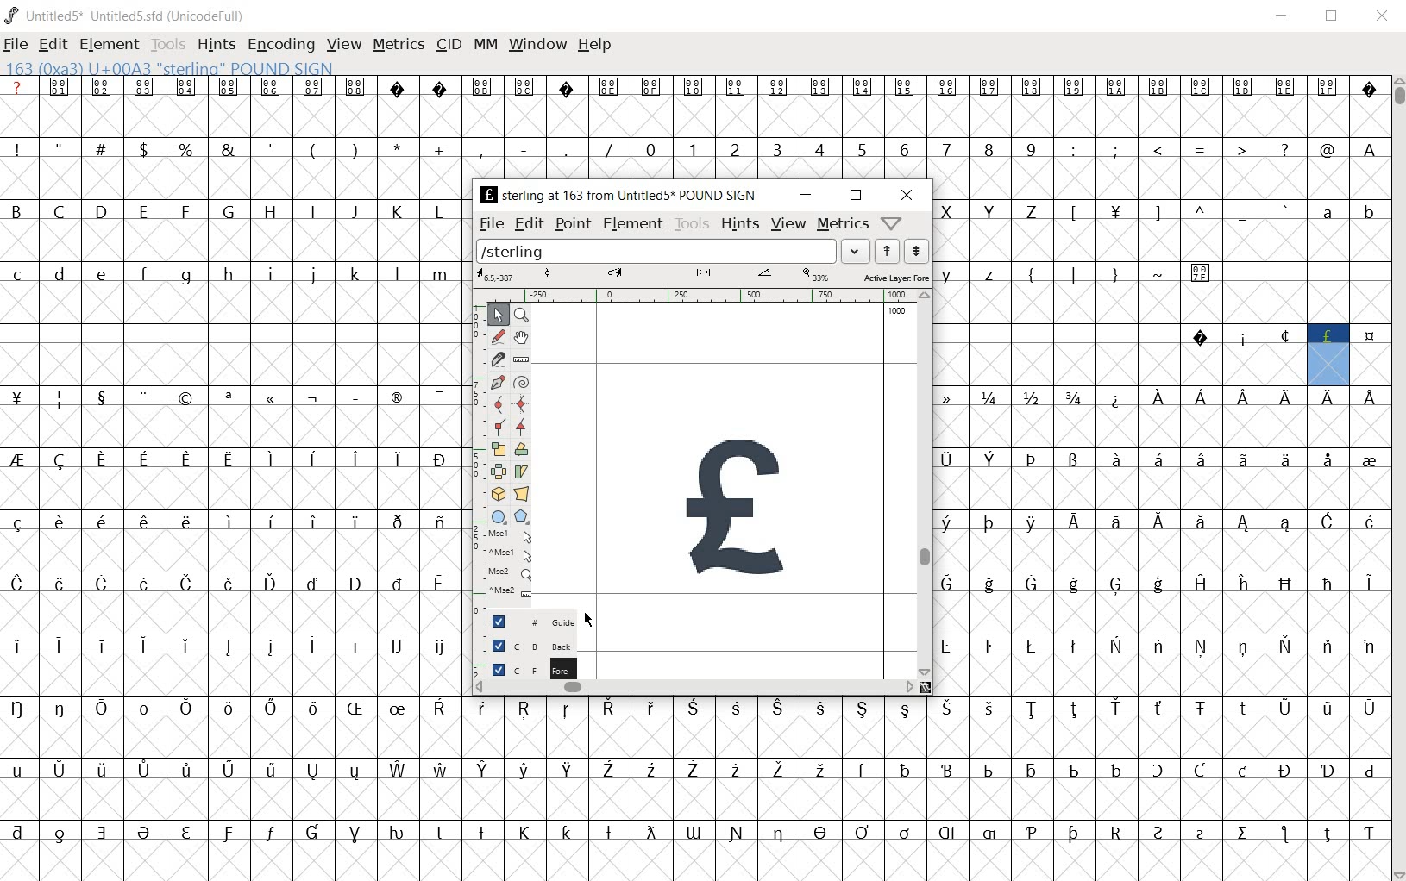 This screenshot has width=1406, height=881. What do you see at coordinates (779, 771) in the screenshot?
I see `Symbol` at bounding box center [779, 771].